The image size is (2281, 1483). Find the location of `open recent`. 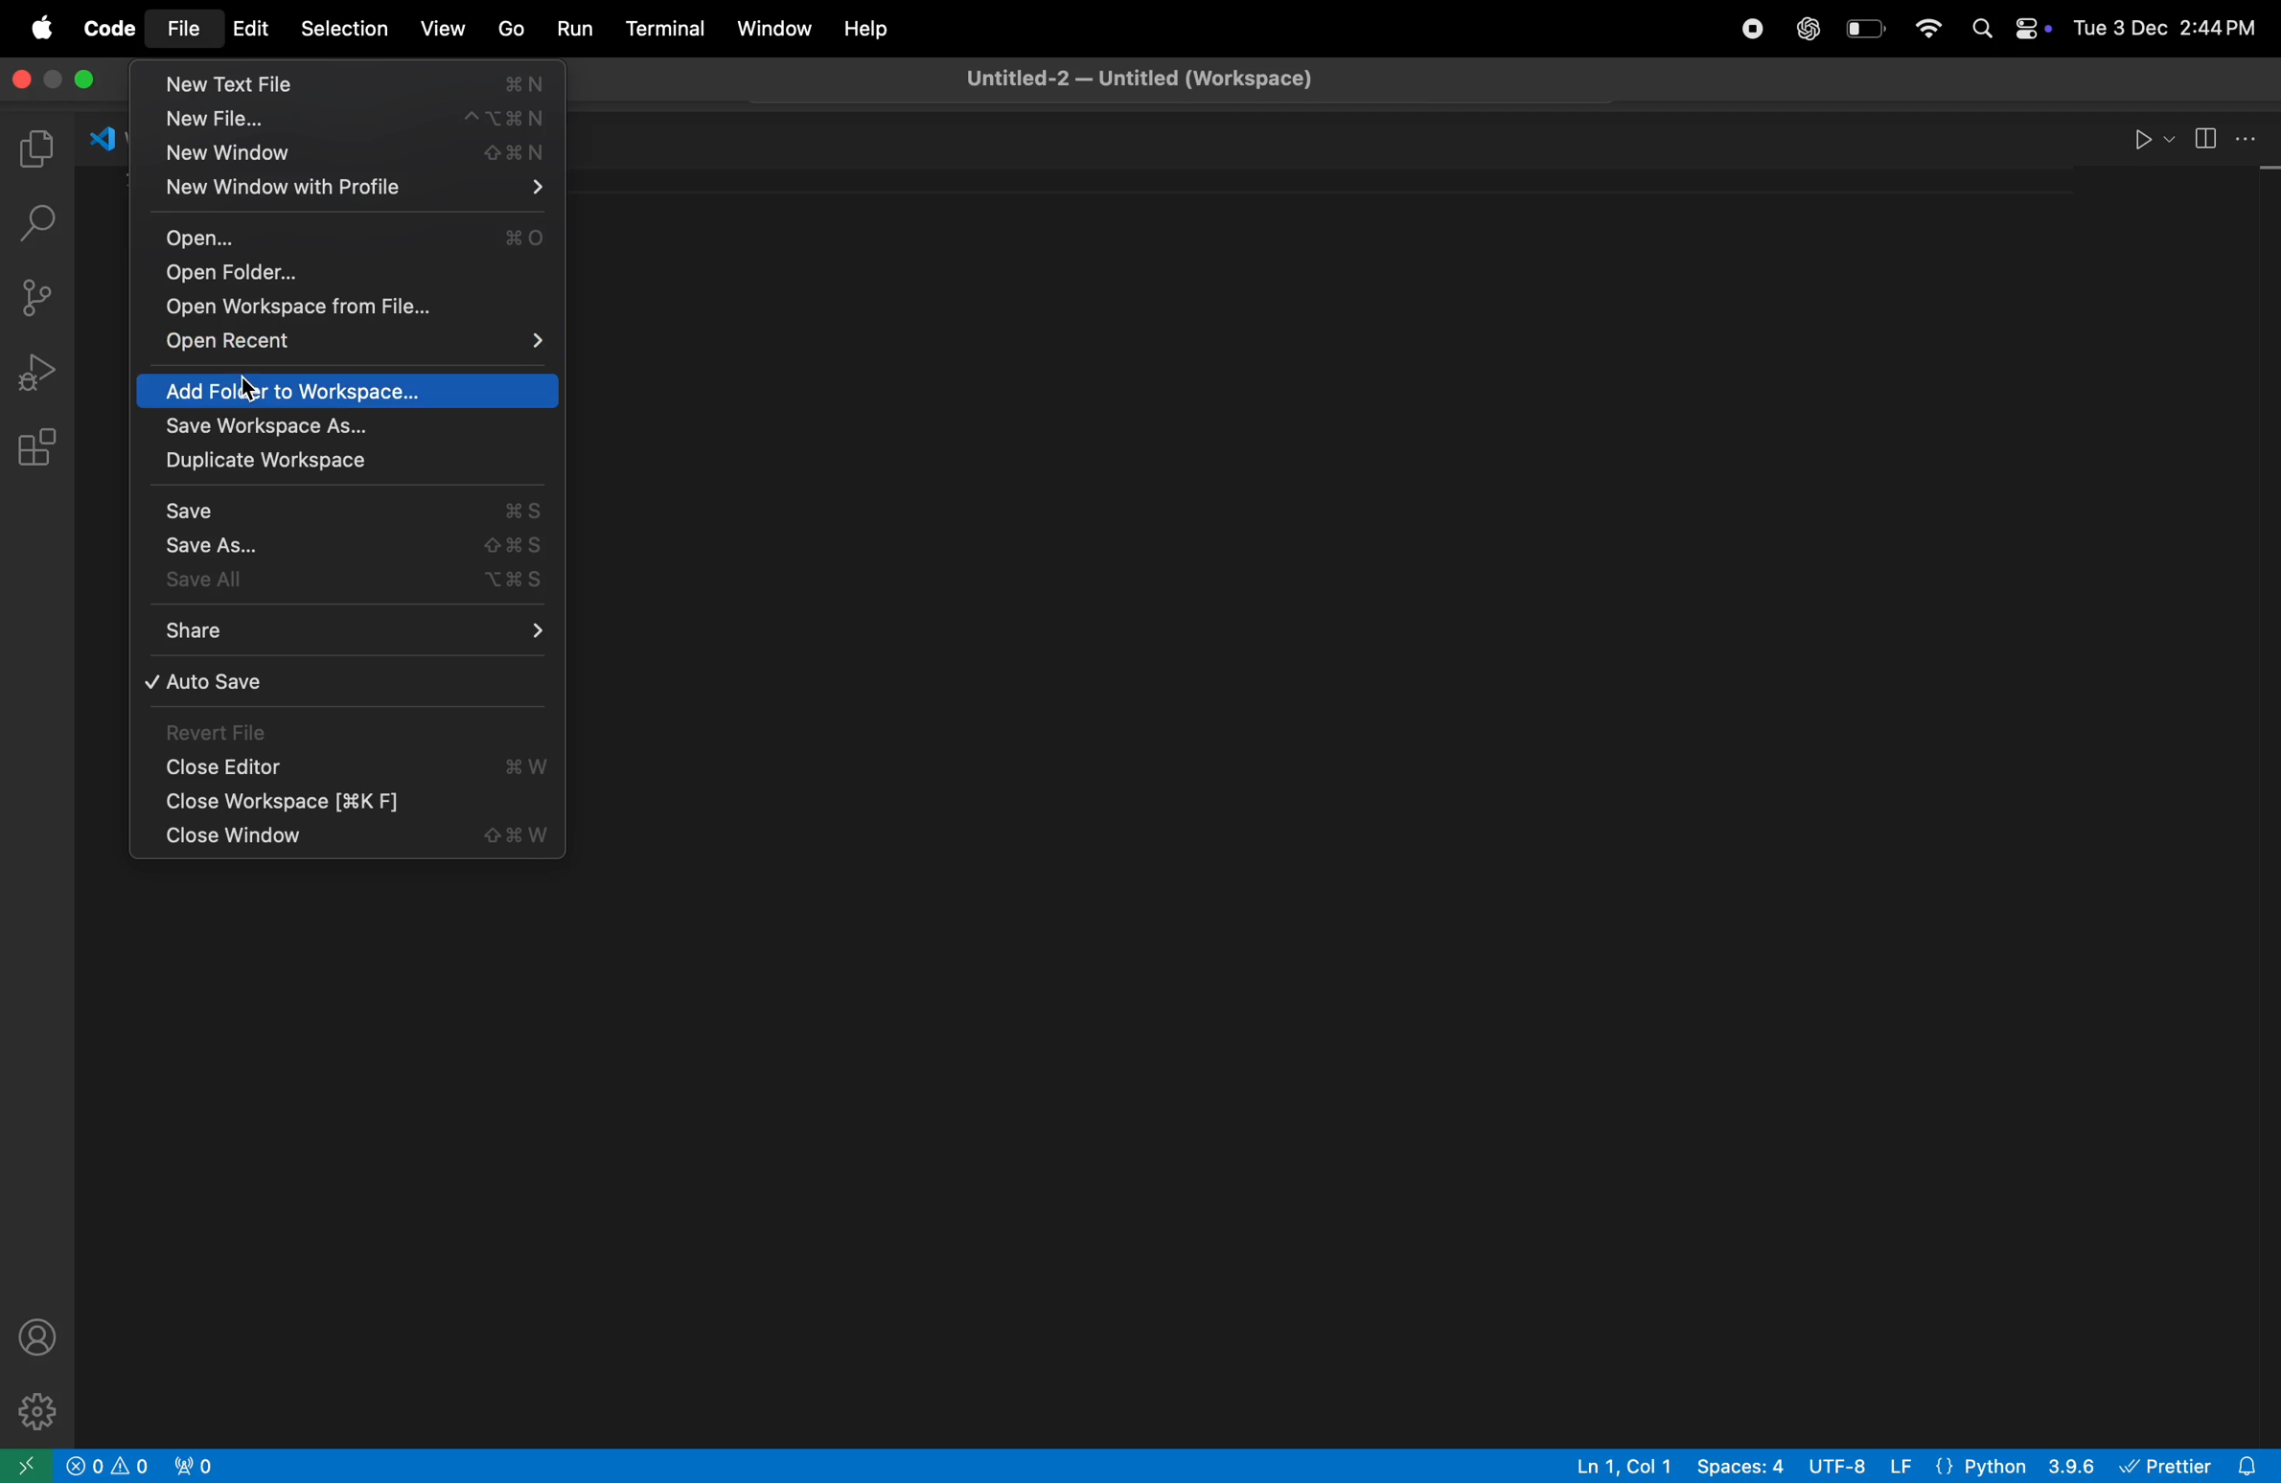

open recent is located at coordinates (350, 344).